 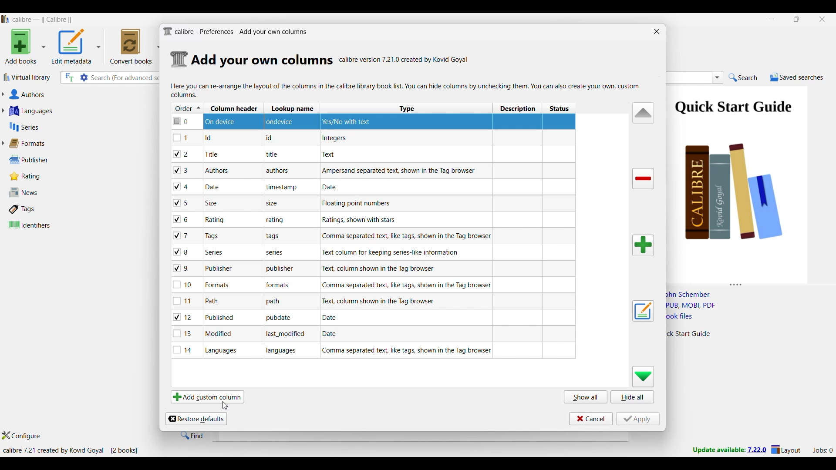 What do you see at coordinates (212, 236) in the screenshot?
I see `Note` at bounding box center [212, 236].